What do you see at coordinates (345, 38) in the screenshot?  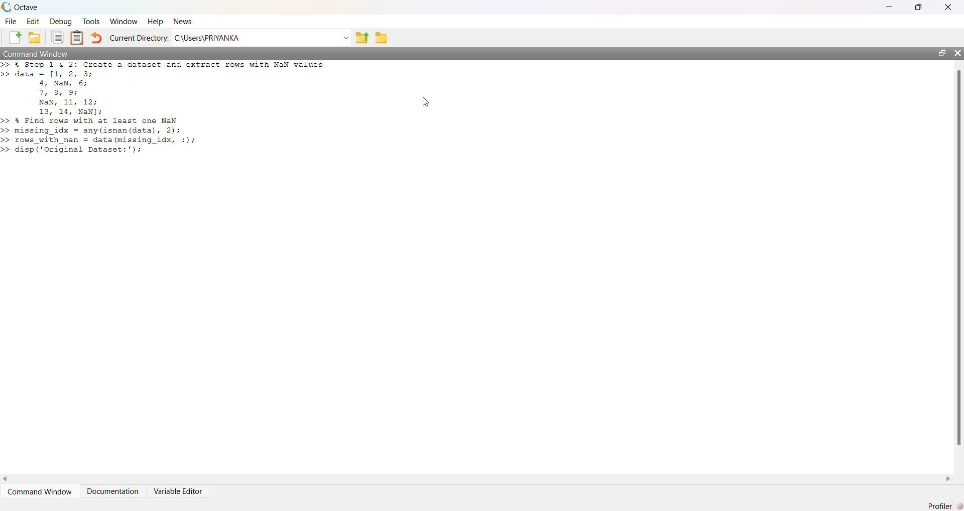 I see `dropdown` at bounding box center [345, 38].